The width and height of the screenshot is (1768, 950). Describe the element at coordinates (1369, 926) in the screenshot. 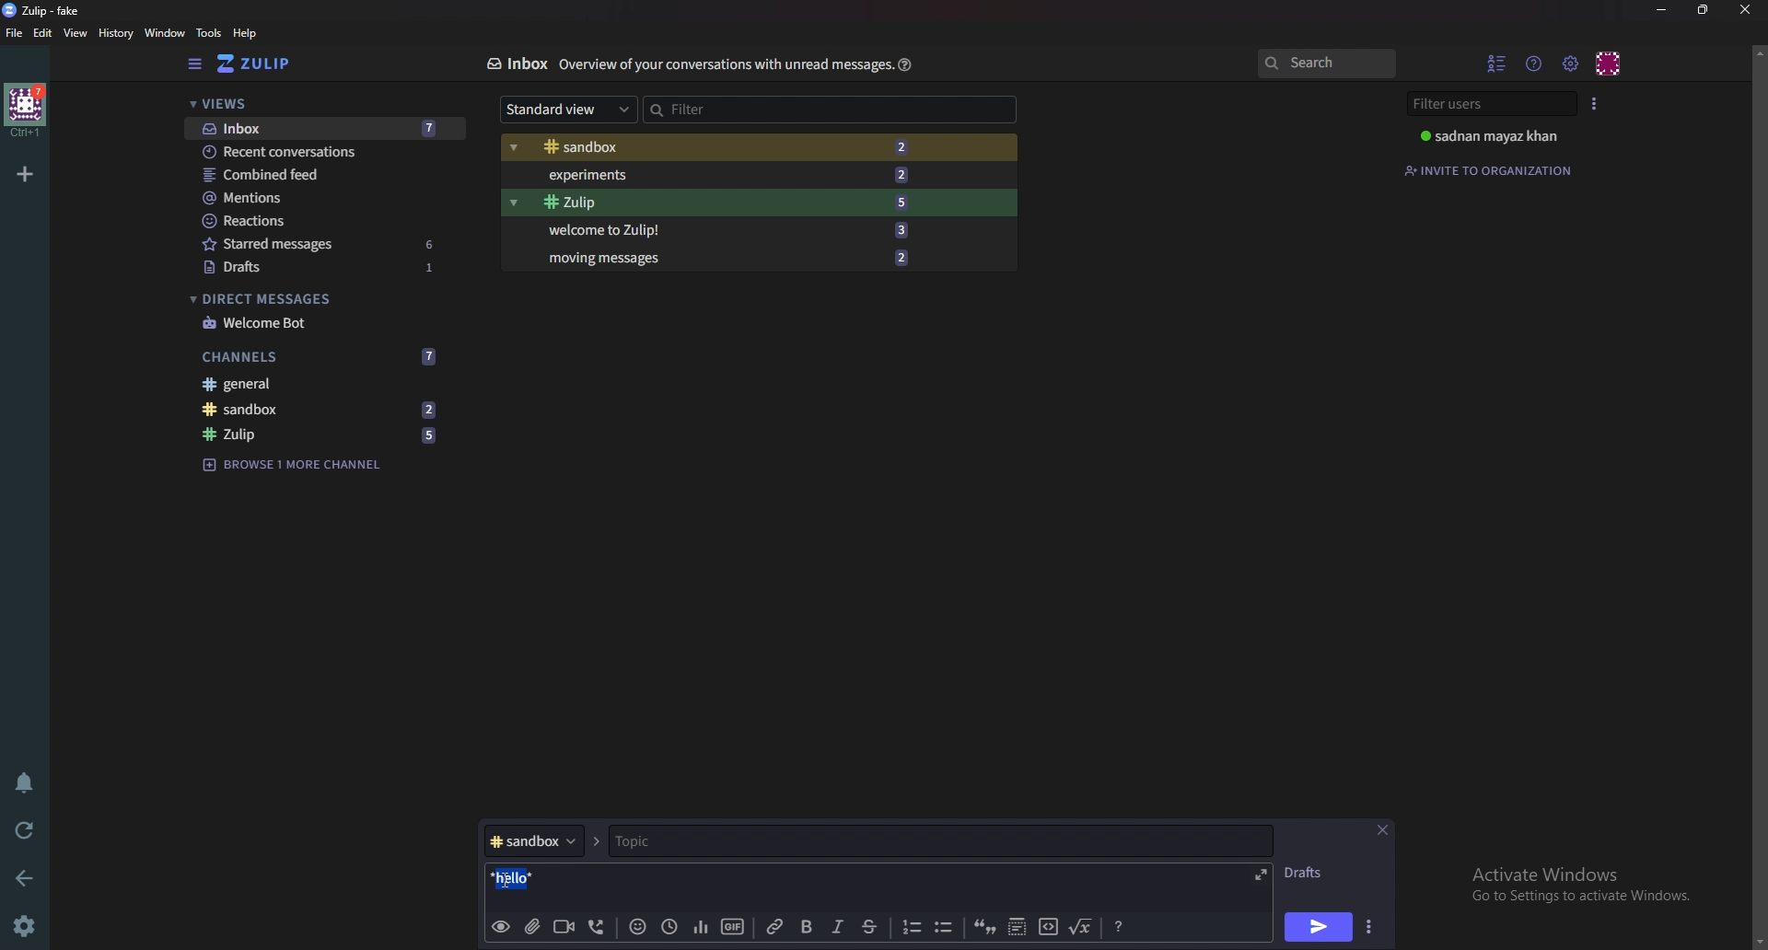

I see `Send options` at that location.